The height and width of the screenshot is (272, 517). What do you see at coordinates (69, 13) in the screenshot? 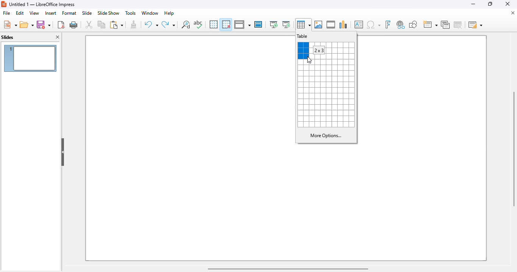
I see `format` at bounding box center [69, 13].